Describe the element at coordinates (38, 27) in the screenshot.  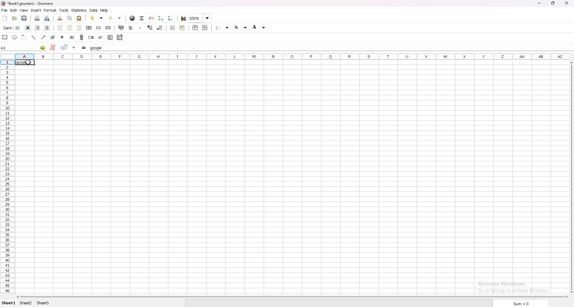
I see `italic` at that location.